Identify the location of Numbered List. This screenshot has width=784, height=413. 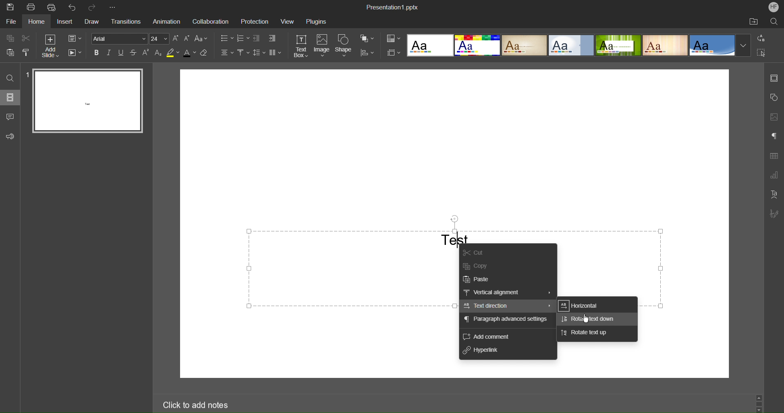
(243, 38).